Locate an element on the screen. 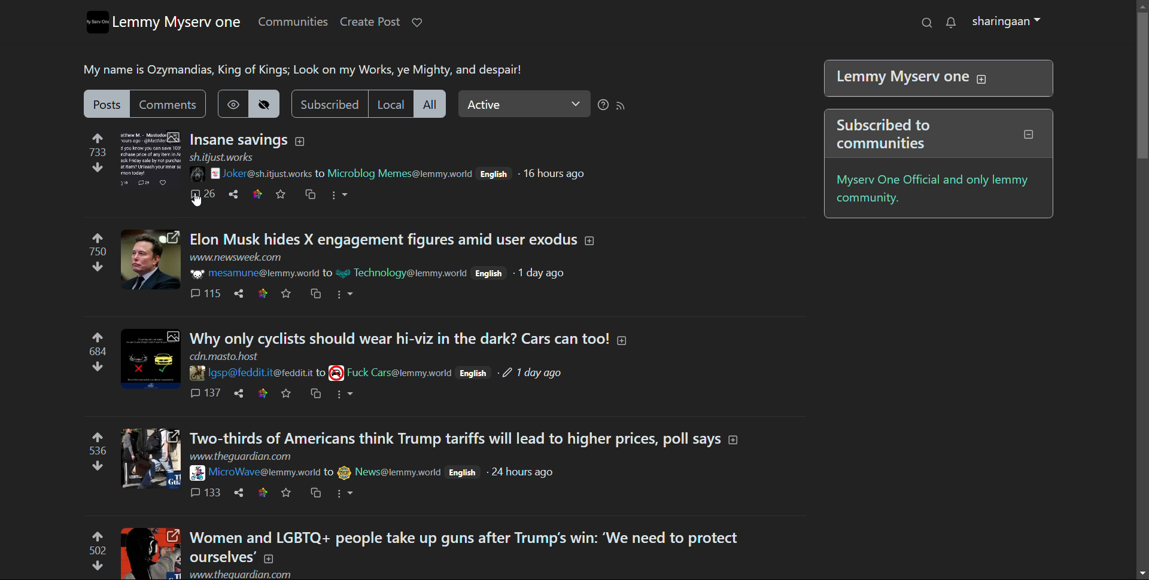 This screenshot has height=580, width=1149. comments is located at coordinates (205, 294).